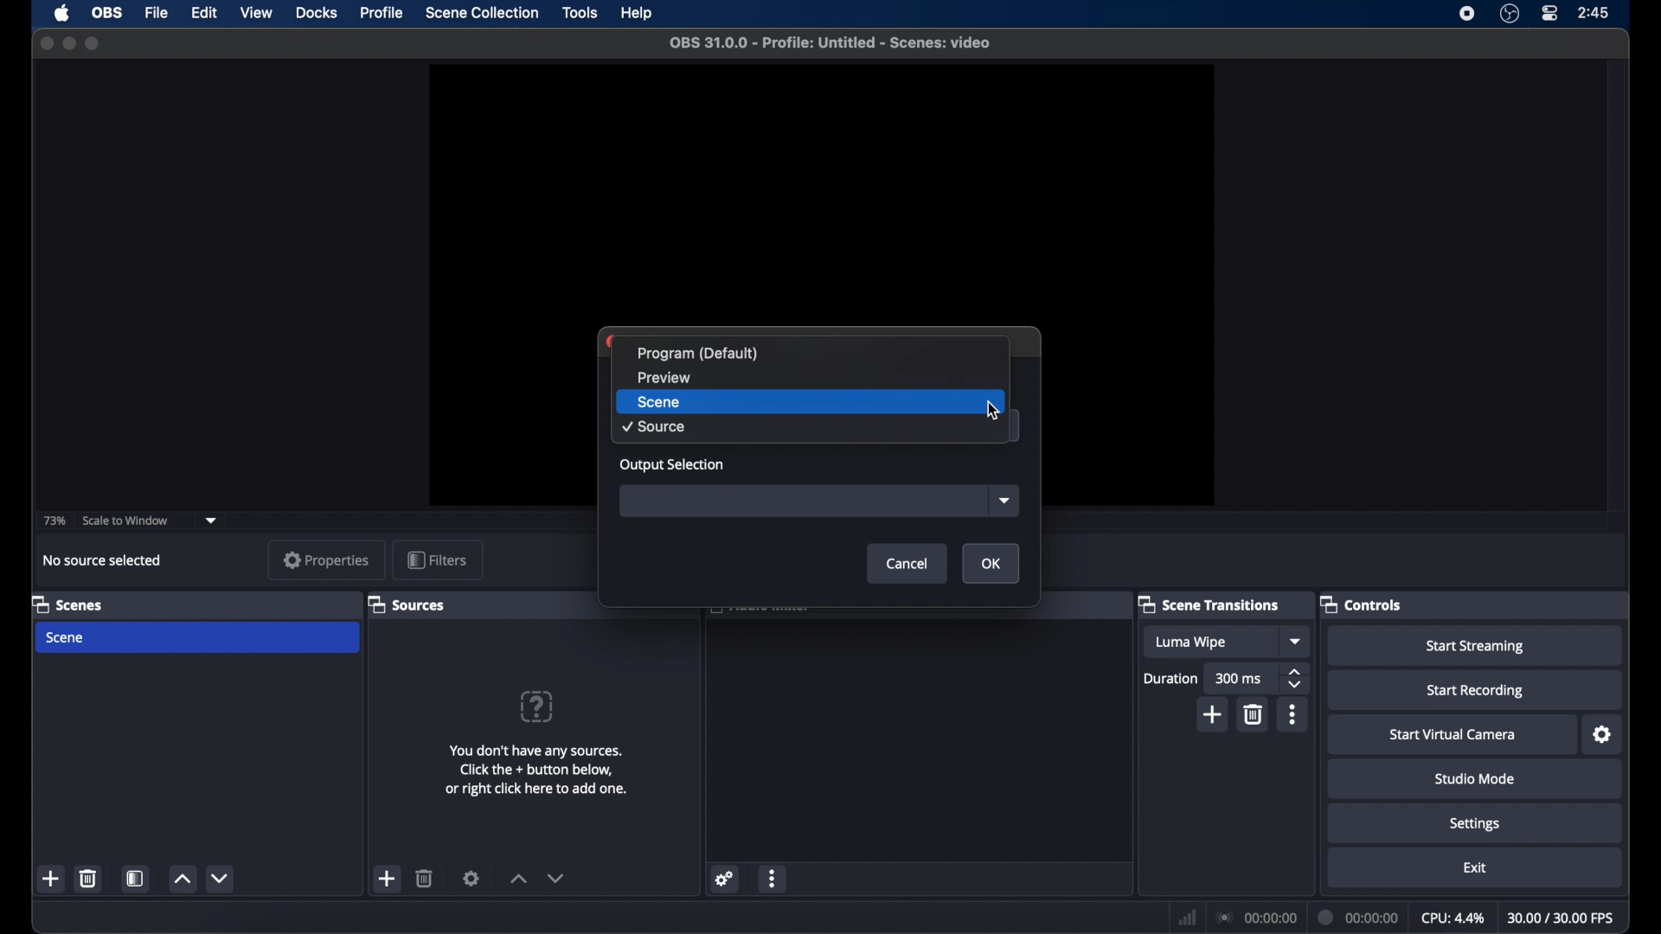 This screenshot has height=934, width=1661. What do you see at coordinates (1241, 679) in the screenshot?
I see `300 ms` at bounding box center [1241, 679].